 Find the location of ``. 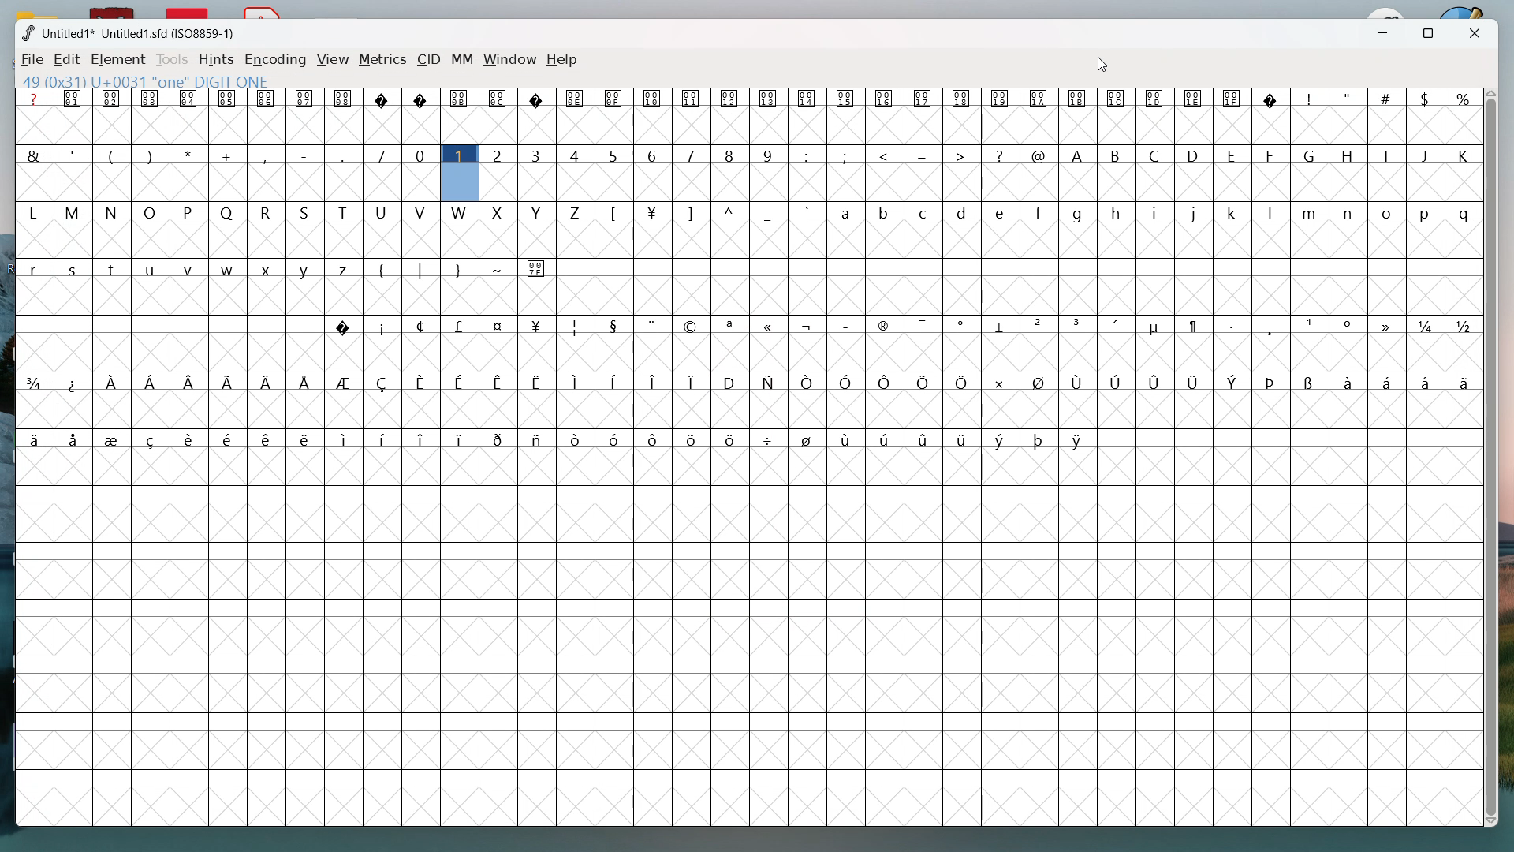

 is located at coordinates (1195, 99).